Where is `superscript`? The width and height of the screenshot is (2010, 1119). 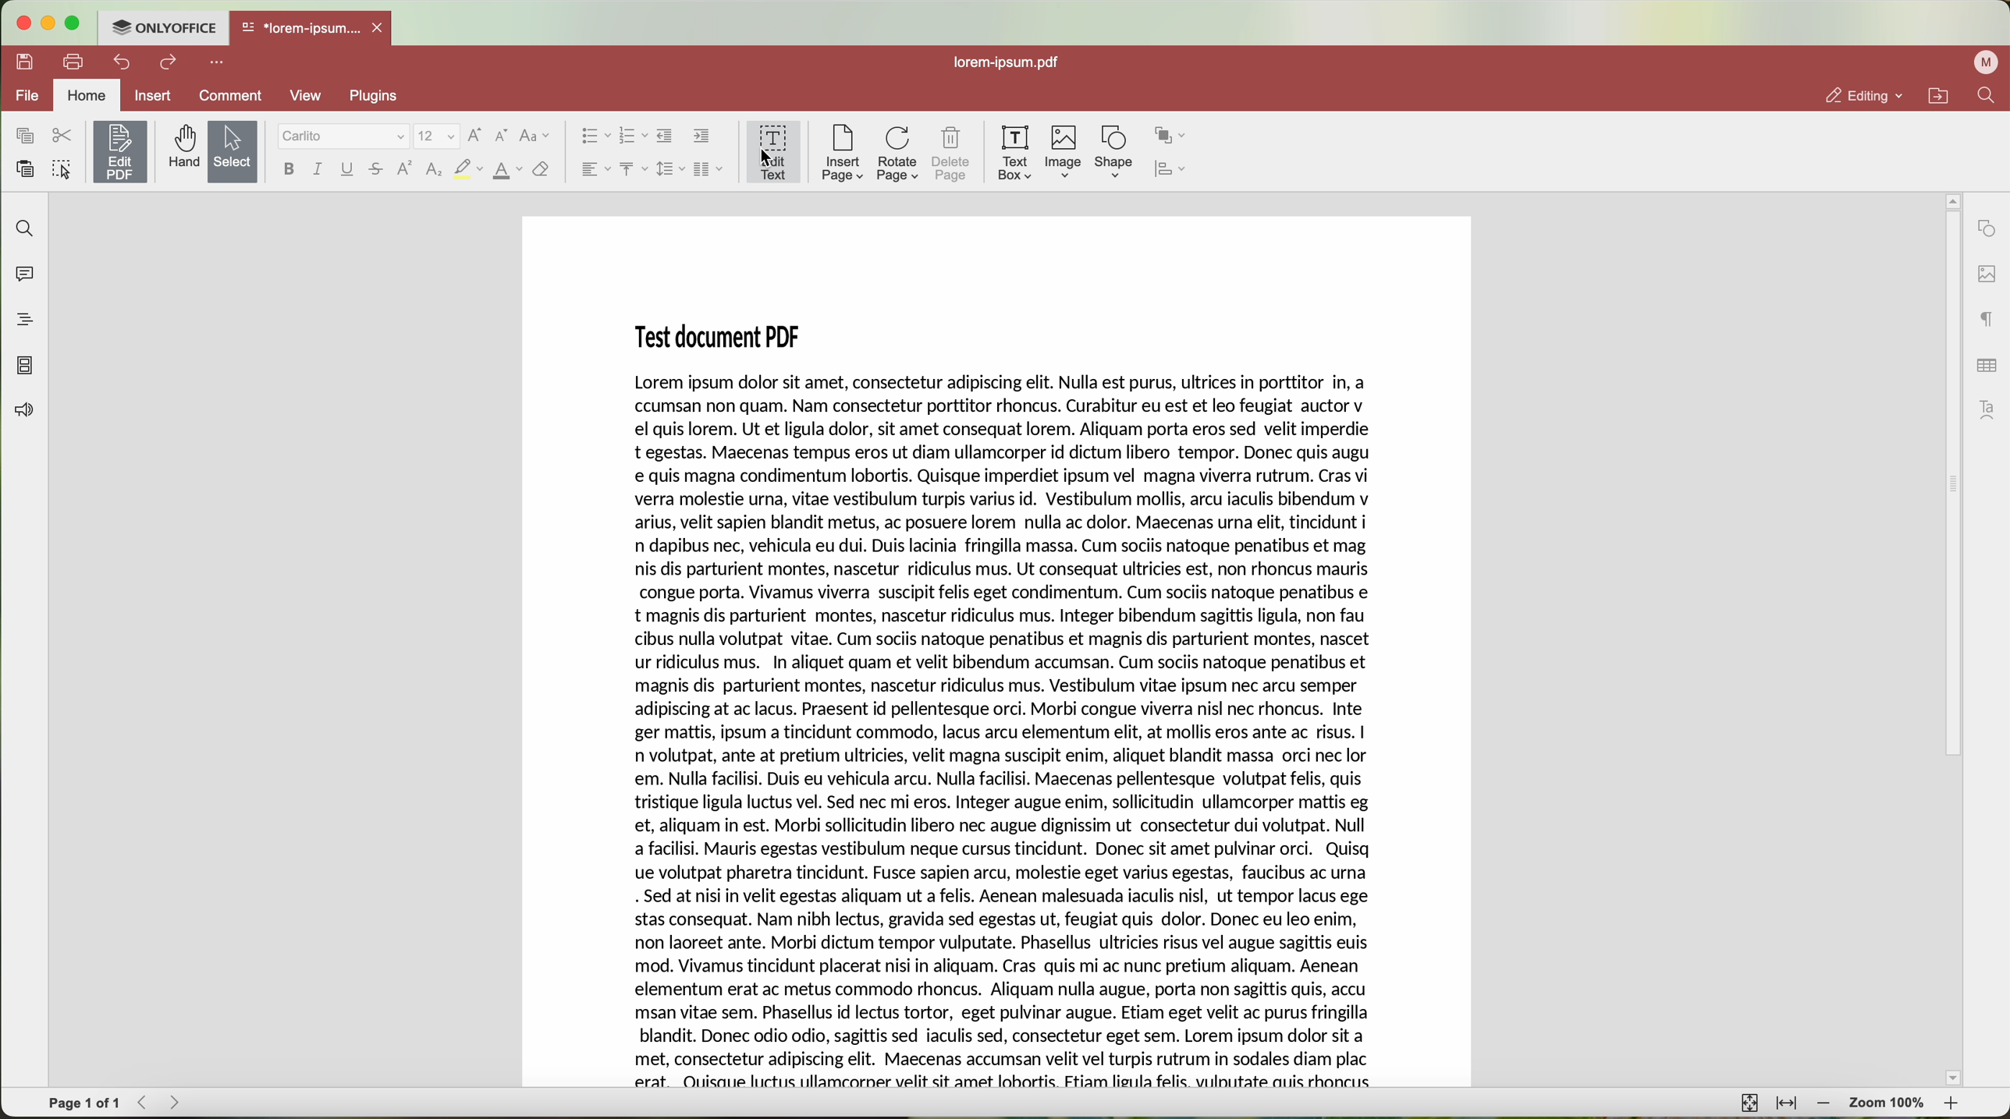 superscript is located at coordinates (404, 168).